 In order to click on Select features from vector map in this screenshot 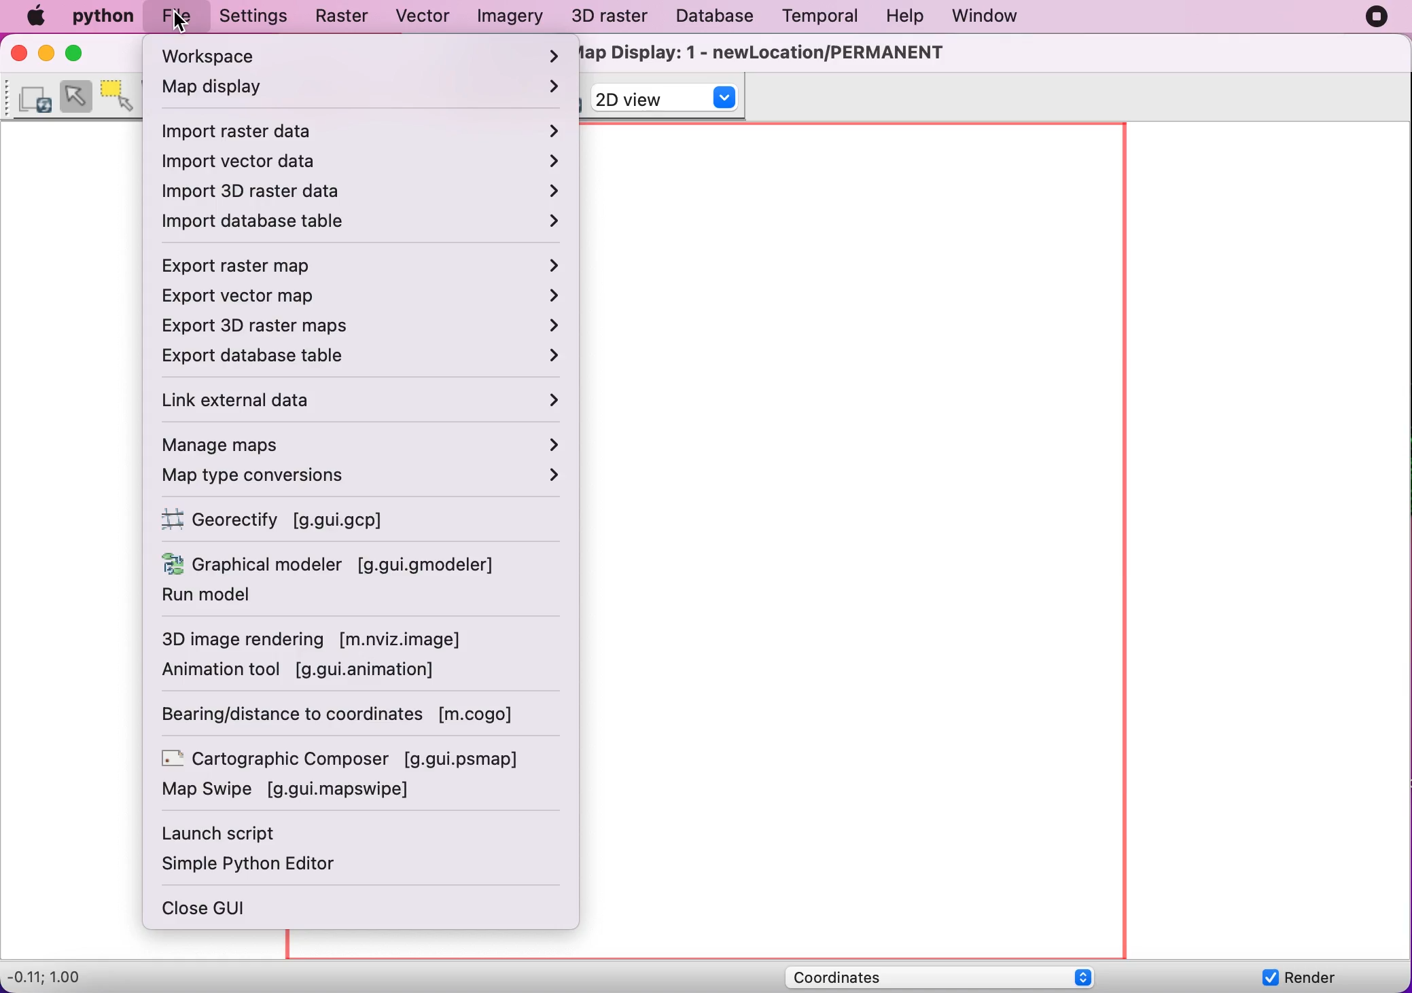, I will do `click(126, 94)`.